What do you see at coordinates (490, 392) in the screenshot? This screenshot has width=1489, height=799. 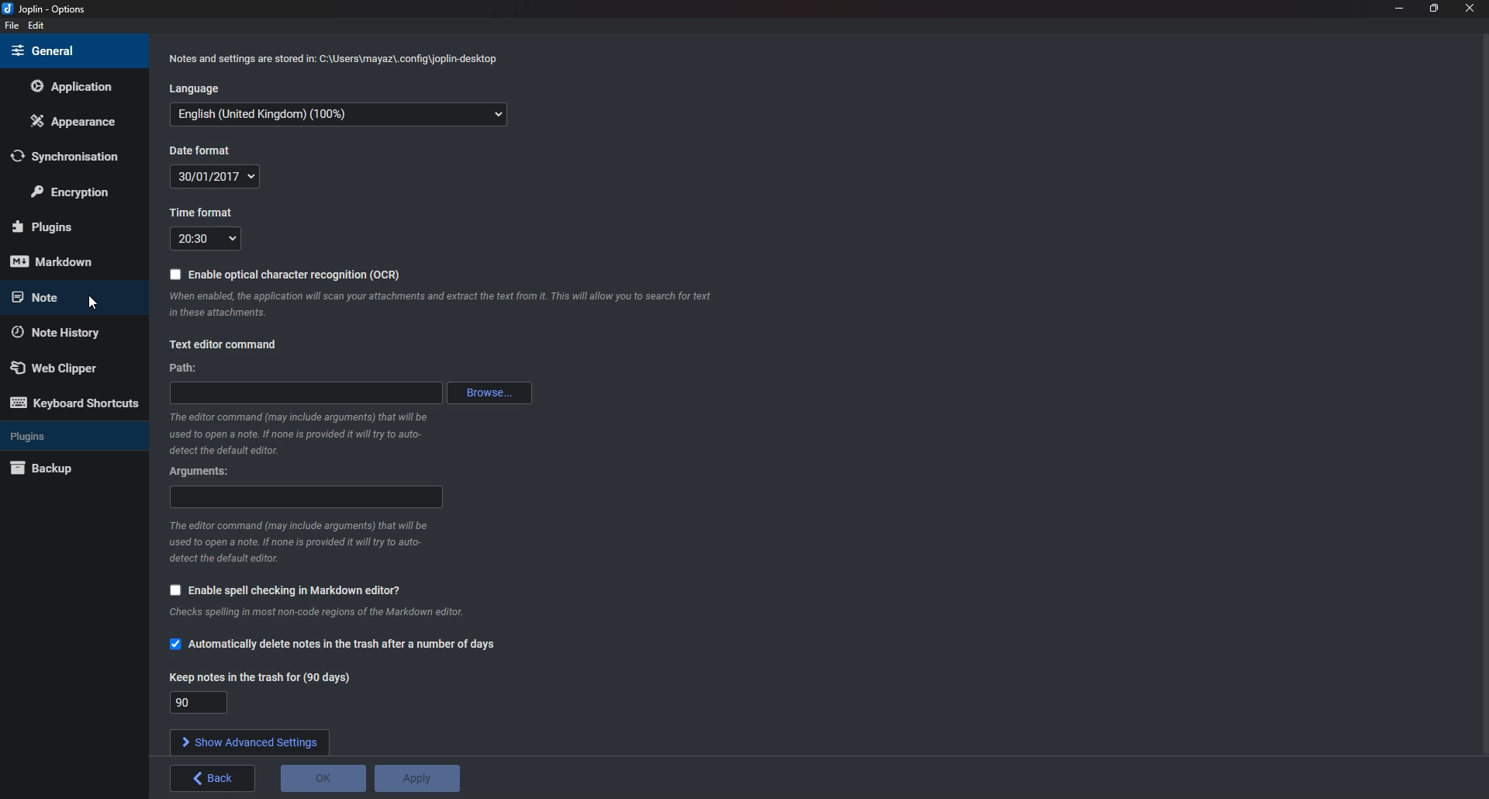 I see `Browse` at bounding box center [490, 392].